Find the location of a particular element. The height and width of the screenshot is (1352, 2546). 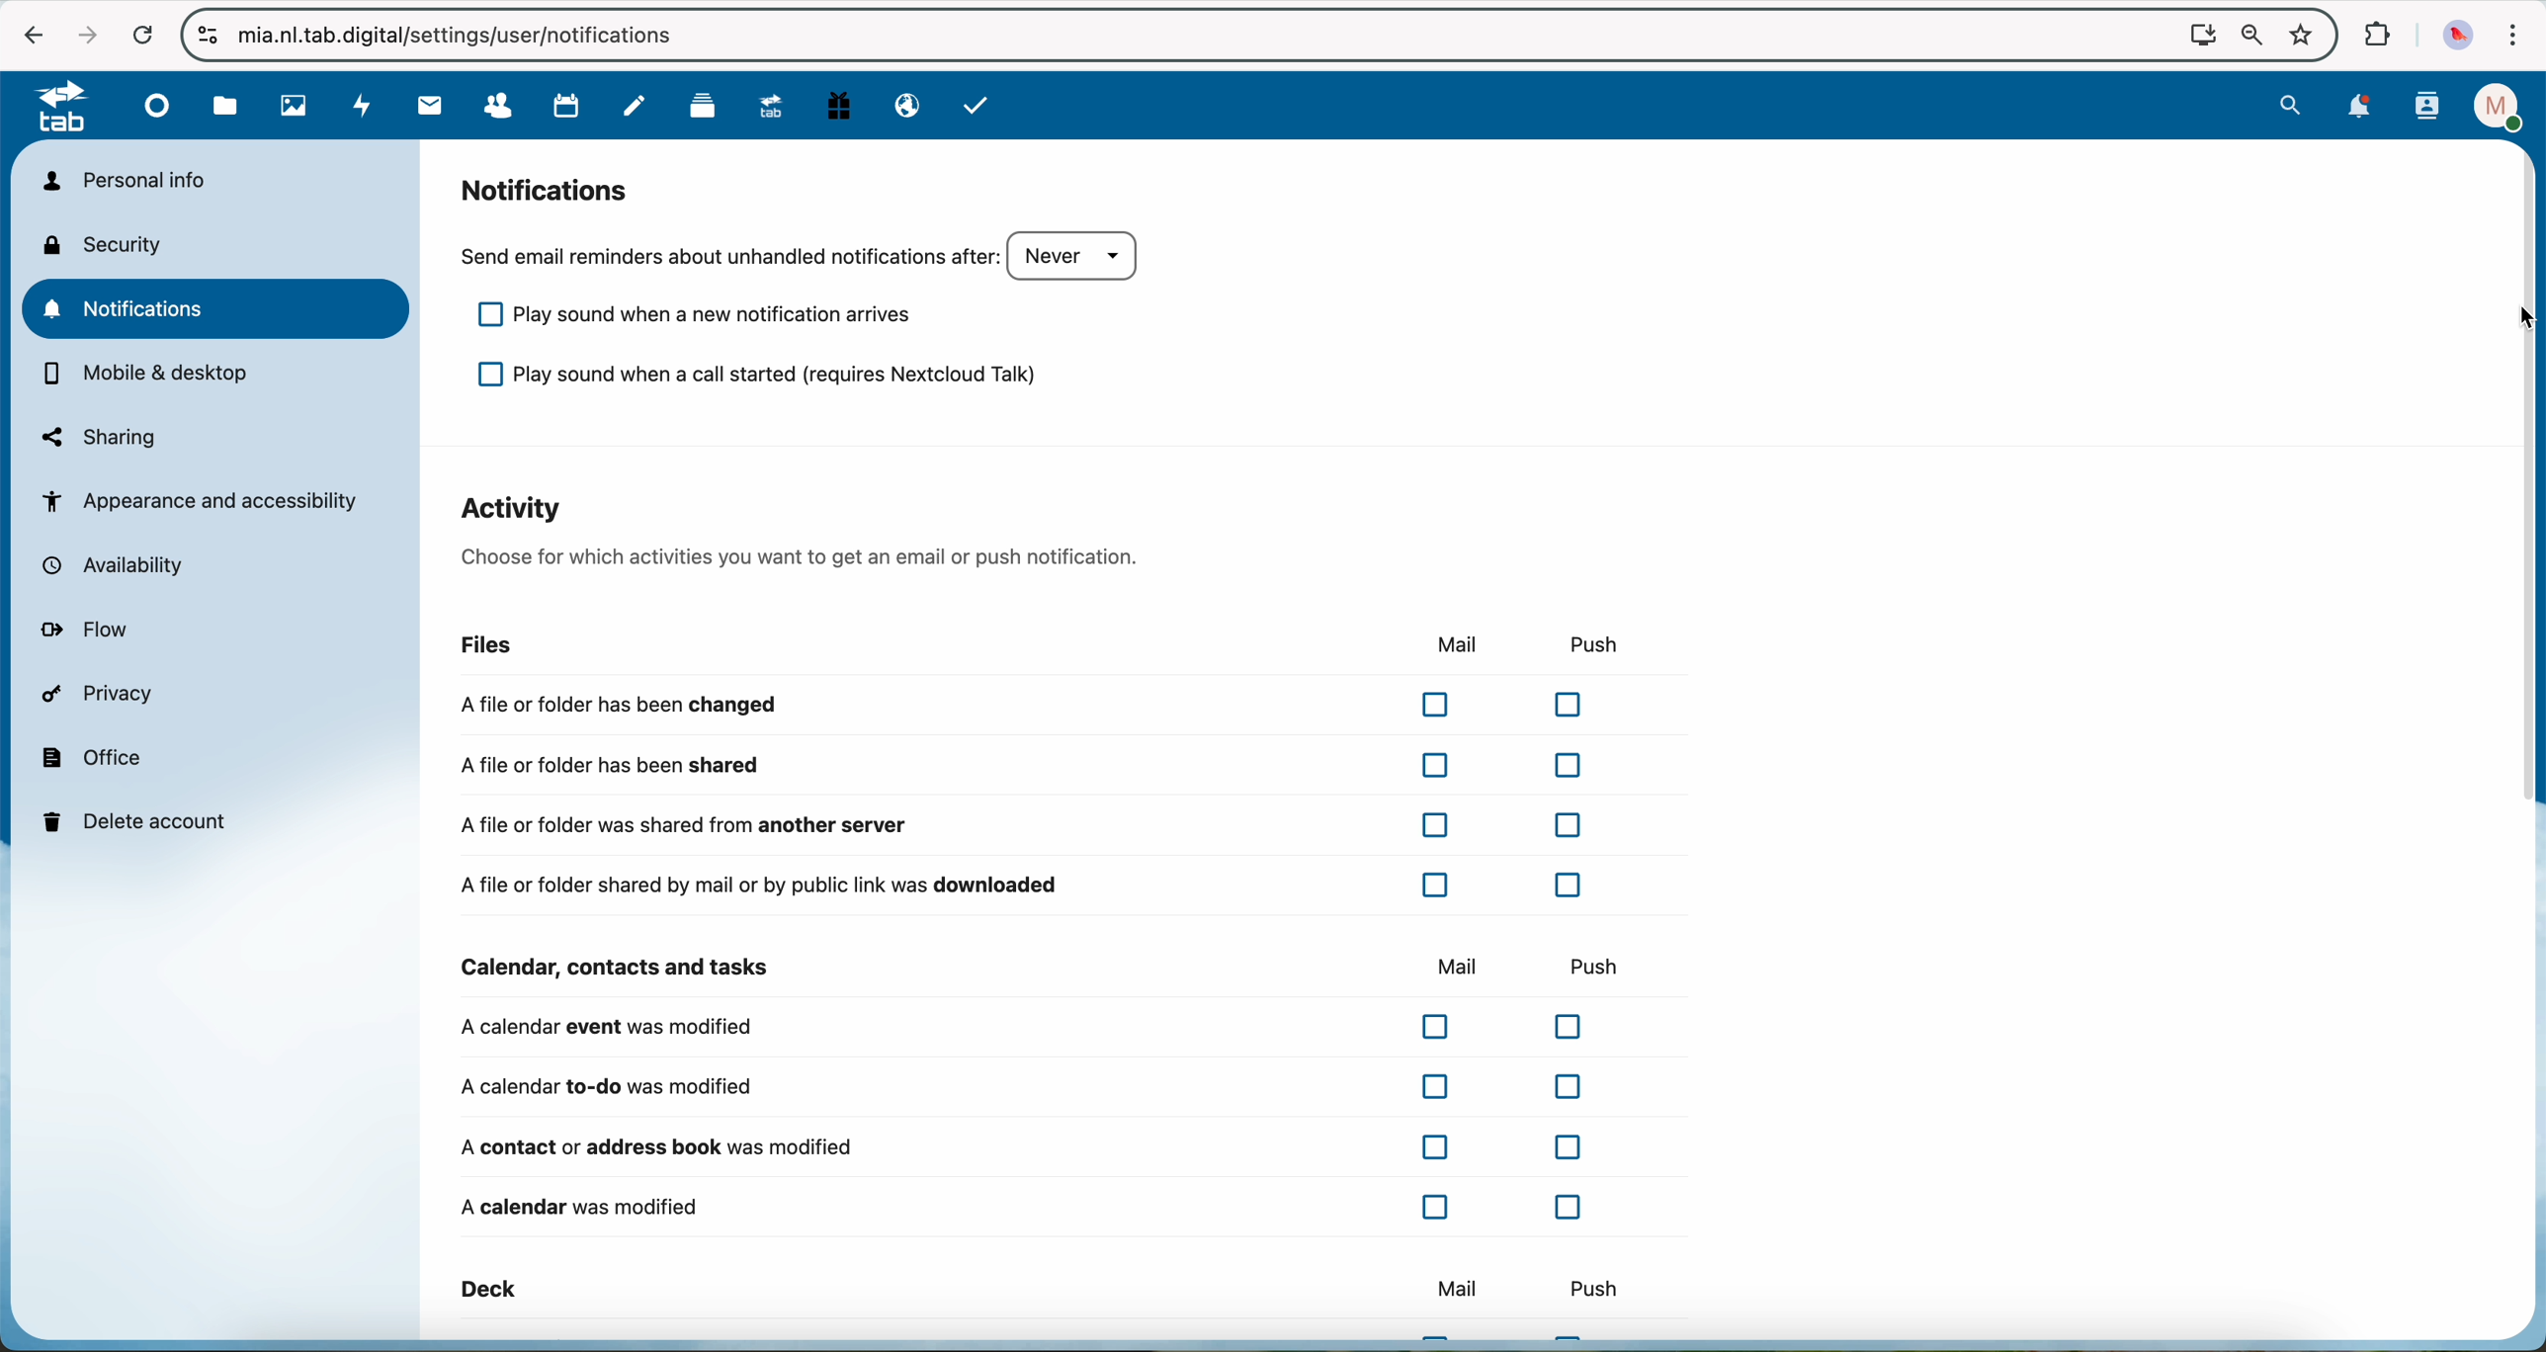

task is located at coordinates (978, 108).